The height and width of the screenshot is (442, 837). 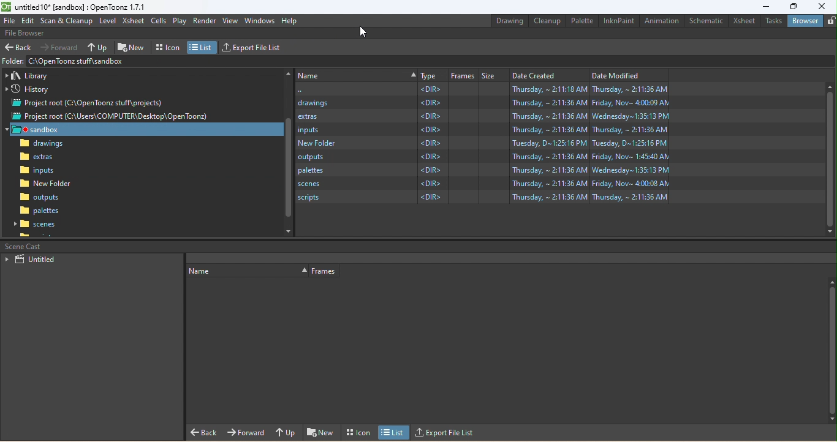 What do you see at coordinates (232, 21) in the screenshot?
I see `View` at bounding box center [232, 21].